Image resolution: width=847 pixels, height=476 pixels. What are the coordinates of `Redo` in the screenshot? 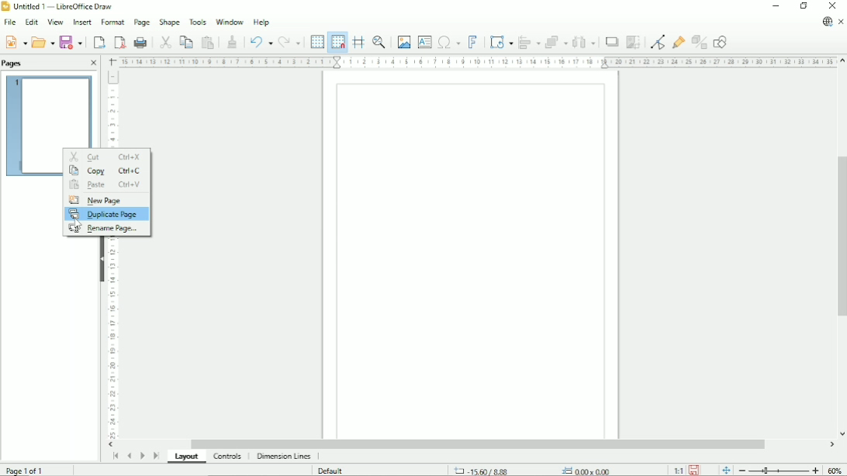 It's located at (289, 43).